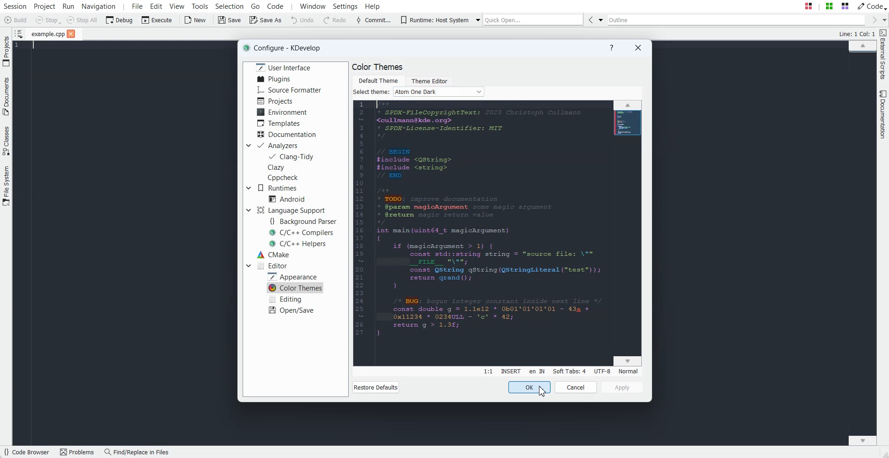 The width and height of the screenshot is (889, 458). I want to click on Projects, so click(275, 101).